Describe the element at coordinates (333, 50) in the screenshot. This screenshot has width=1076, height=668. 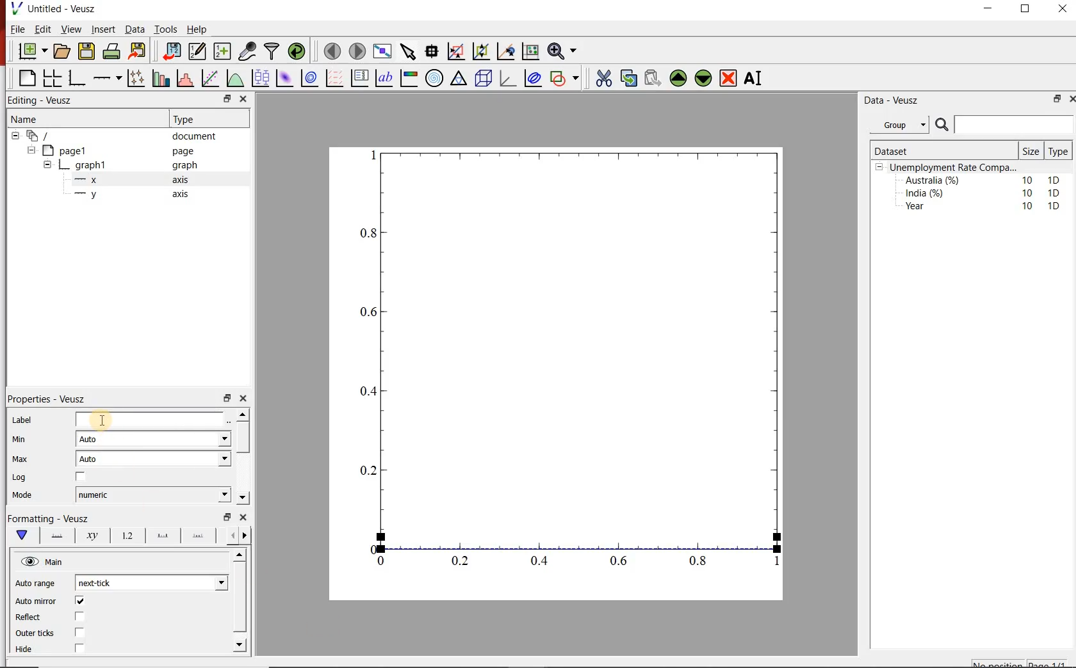
I see `move to previous page` at that location.